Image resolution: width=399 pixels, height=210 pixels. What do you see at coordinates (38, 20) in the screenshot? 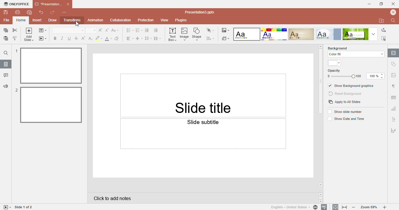
I see `Insert` at bounding box center [38, 20].